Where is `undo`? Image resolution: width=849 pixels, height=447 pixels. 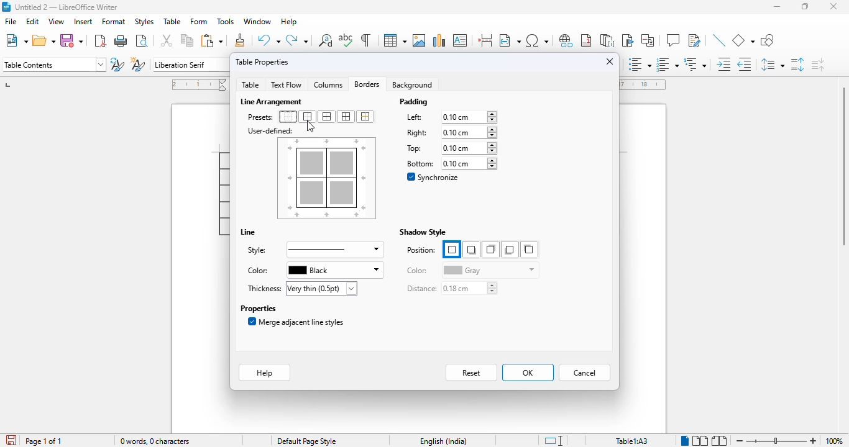
undo is located at coordinates (269, 40).